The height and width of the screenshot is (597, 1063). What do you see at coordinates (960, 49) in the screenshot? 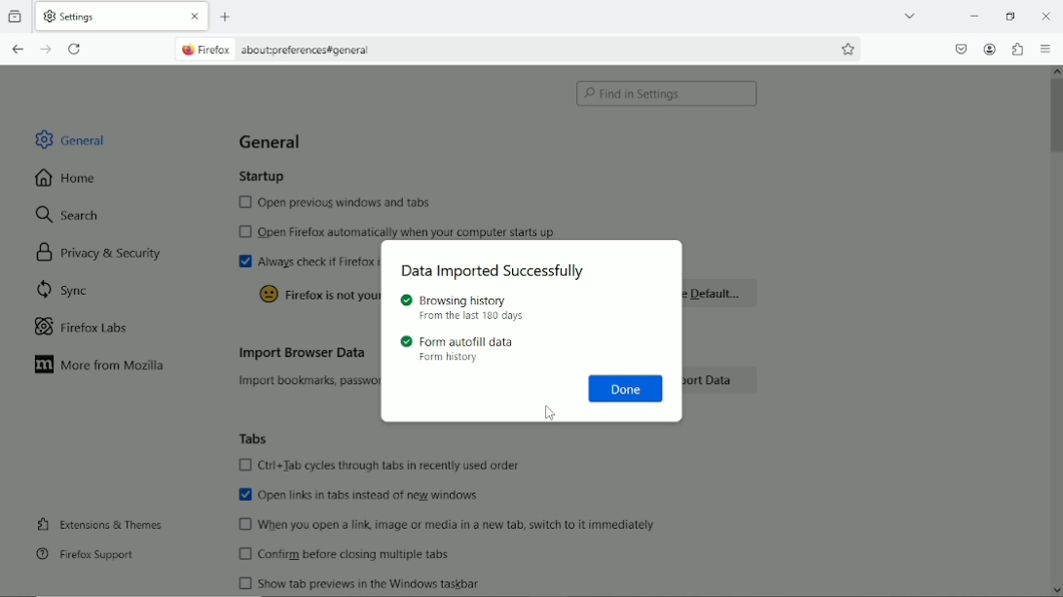
I see `Save to pocket` at bounding box center [960, 49].